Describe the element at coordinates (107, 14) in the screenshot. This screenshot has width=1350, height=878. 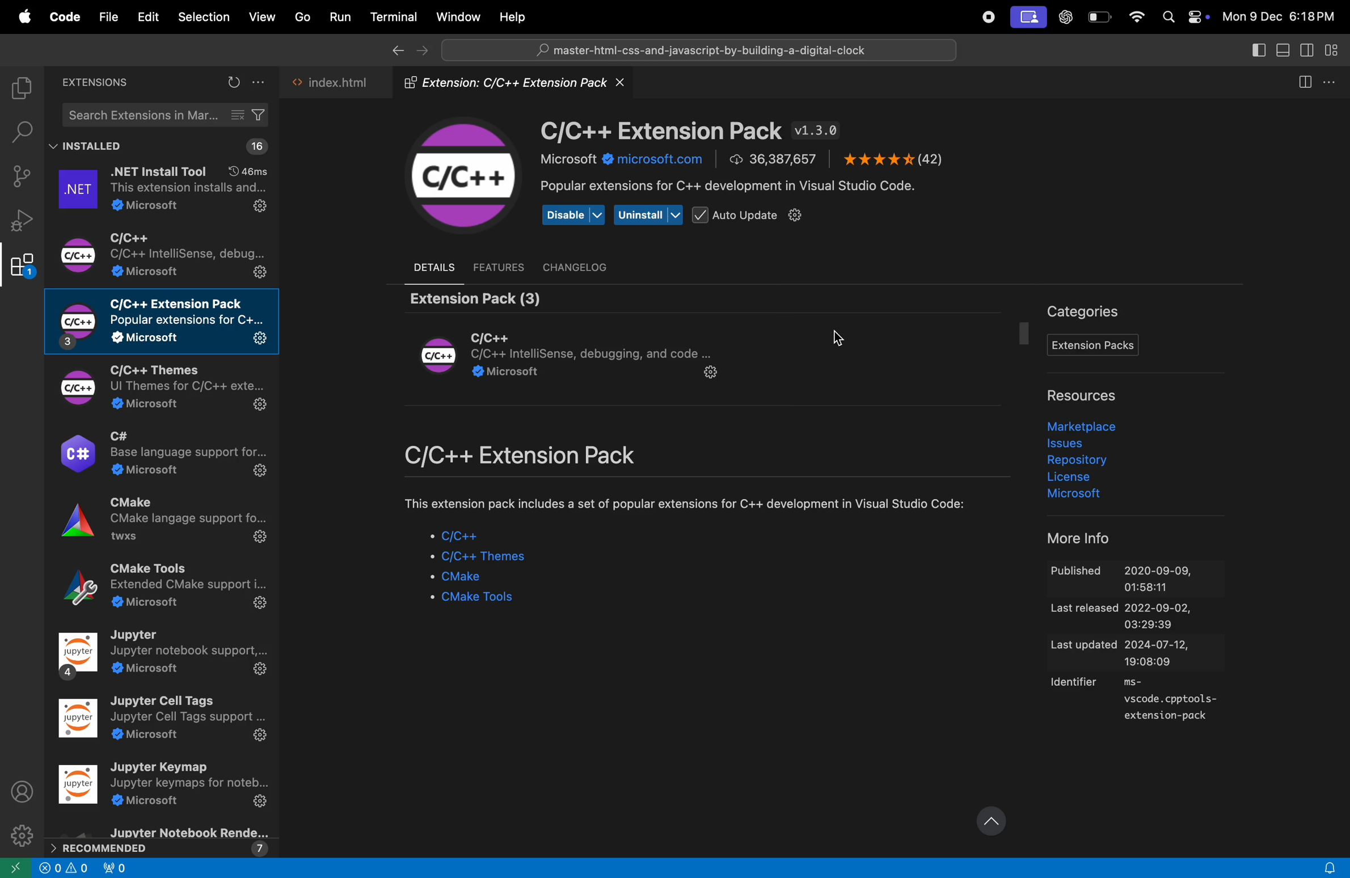
I see `file` at that location.